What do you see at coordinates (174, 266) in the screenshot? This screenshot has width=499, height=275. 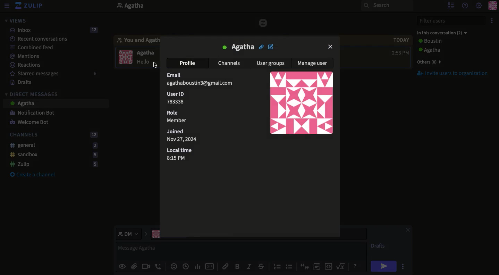 I see `Reaction` at bounding box center [174, 266].